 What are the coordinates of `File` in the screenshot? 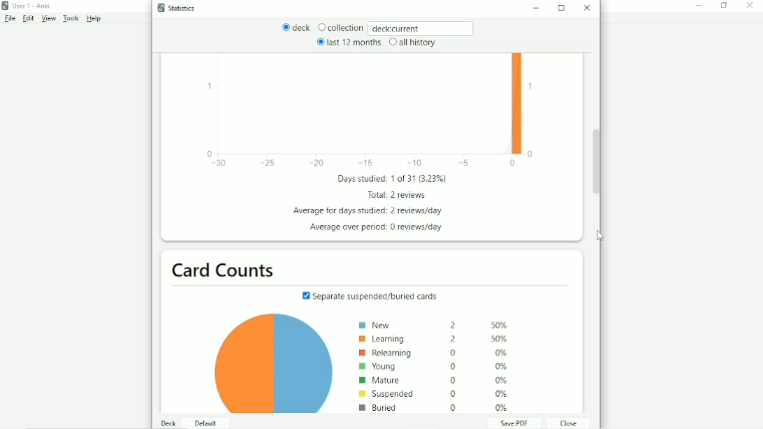 It's located at (9, 19).